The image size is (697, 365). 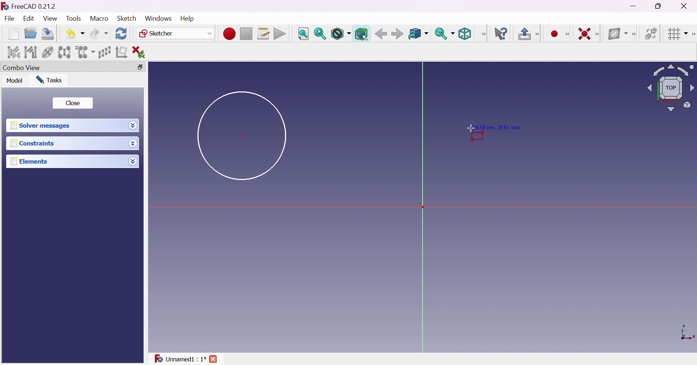 I want to click on Refresh, so click(x=121, y=33).